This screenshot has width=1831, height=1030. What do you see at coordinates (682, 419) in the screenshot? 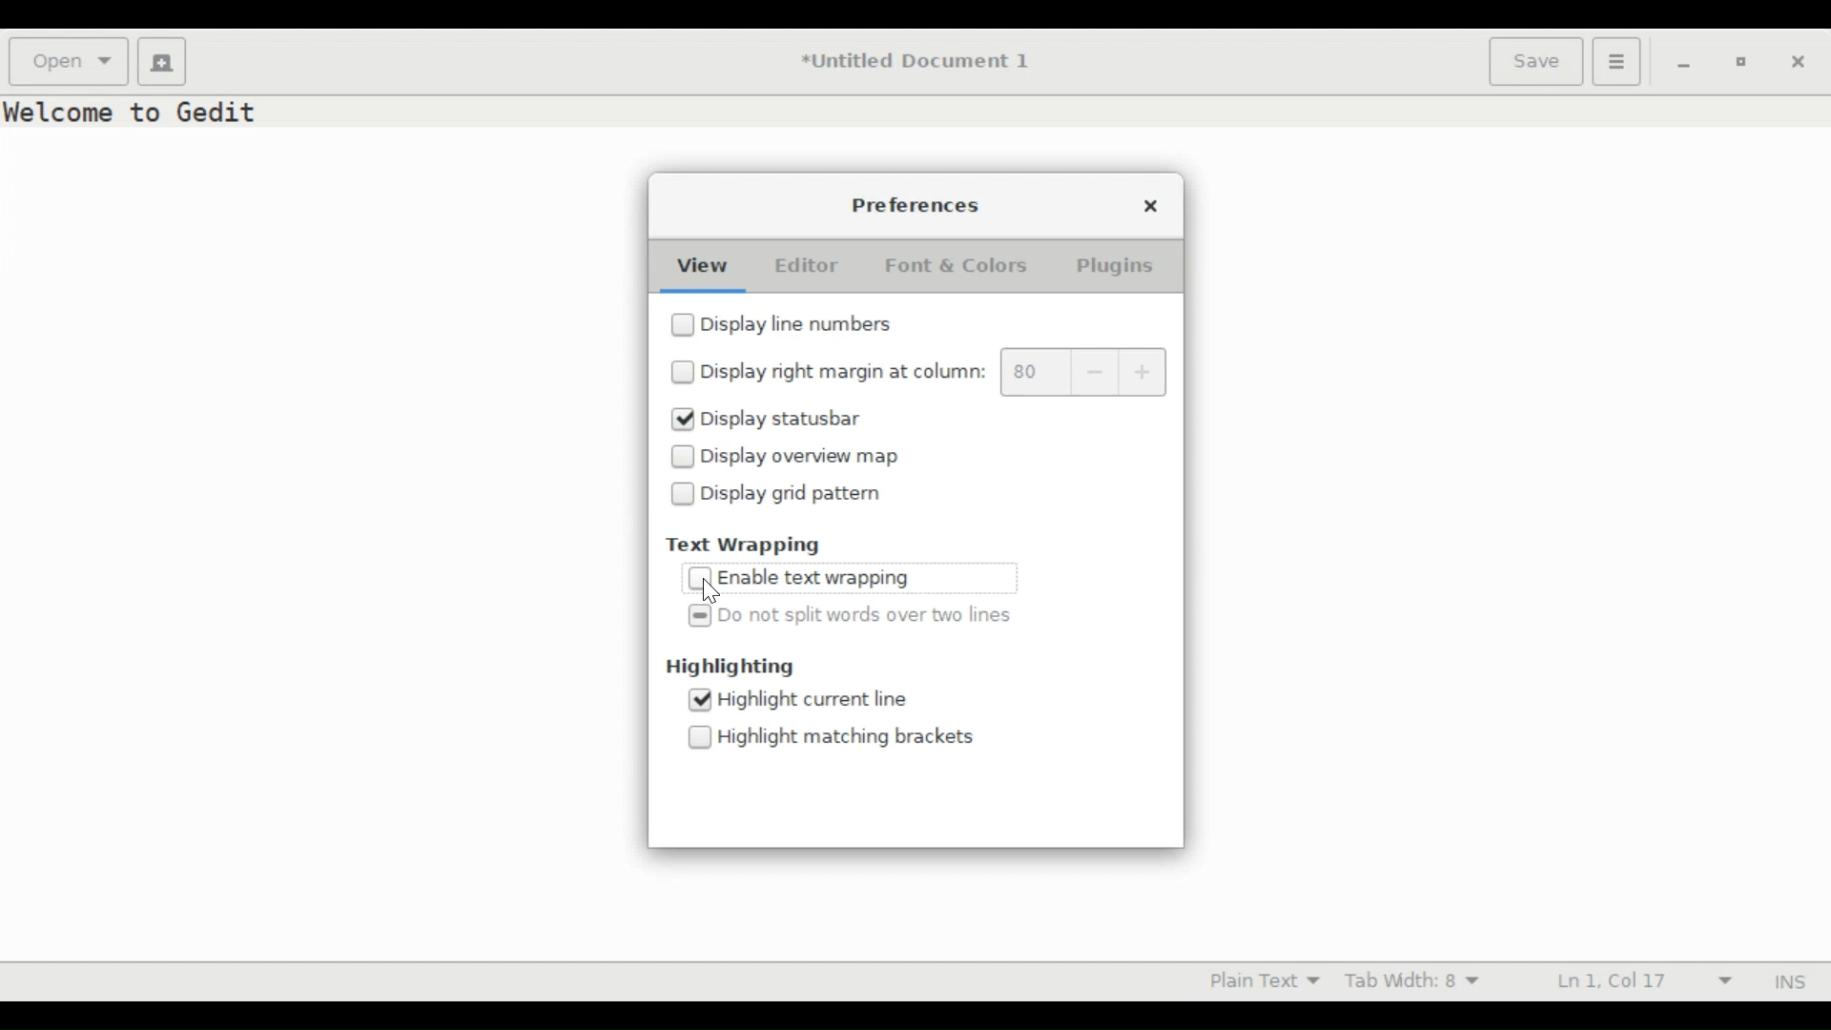
I see `checked checkbox` at bounding box center [682, 419].